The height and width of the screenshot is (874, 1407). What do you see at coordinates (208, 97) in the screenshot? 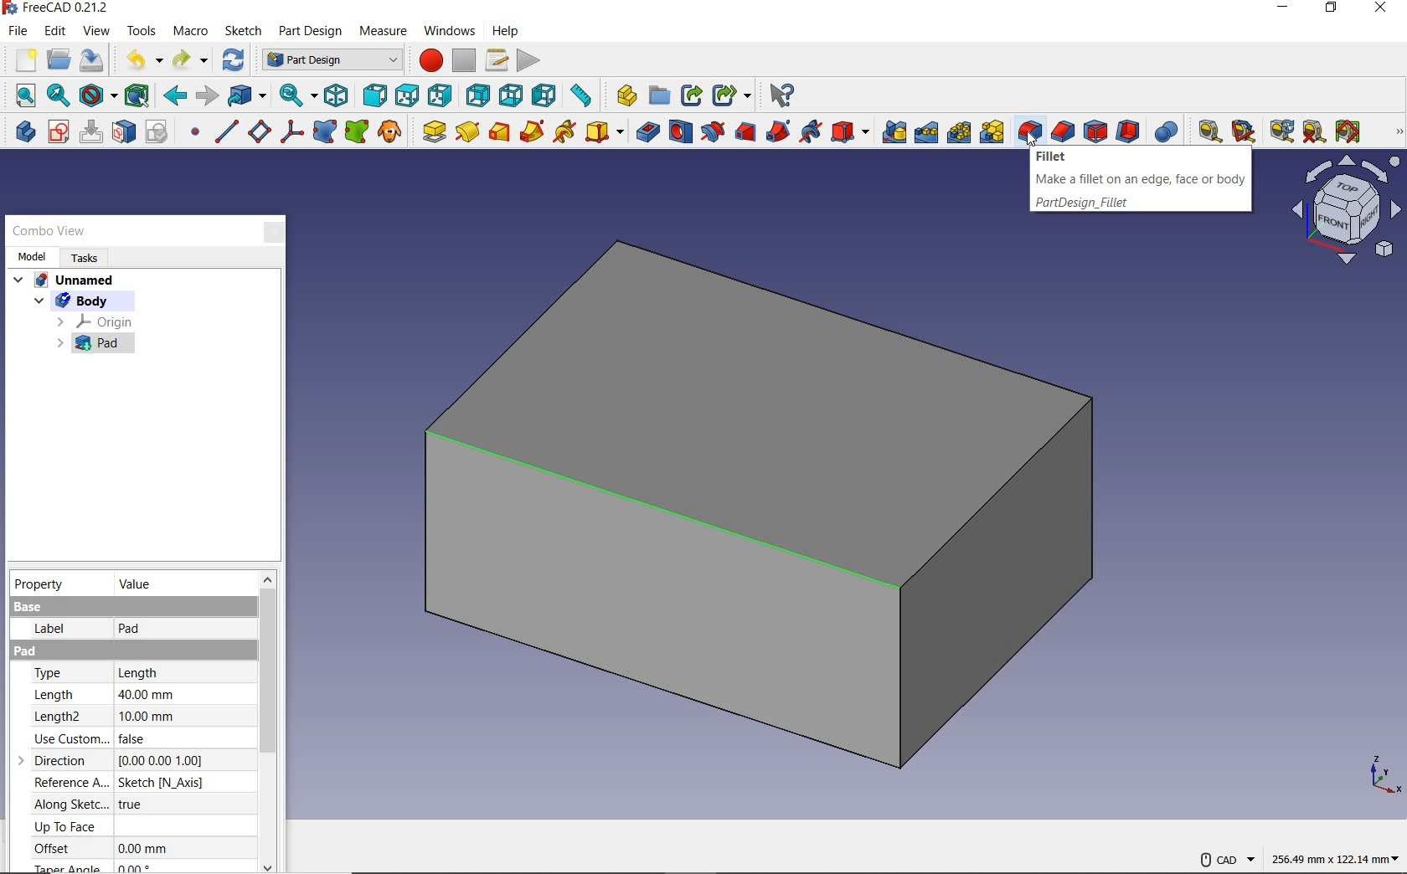
I see `forward` at bounding box center [208, 97].